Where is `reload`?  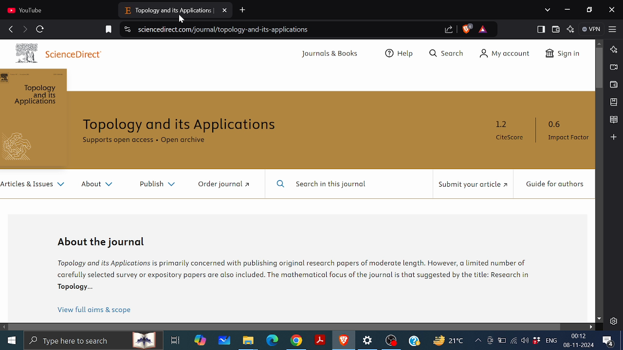 reload is located at coordinates (40, 29).